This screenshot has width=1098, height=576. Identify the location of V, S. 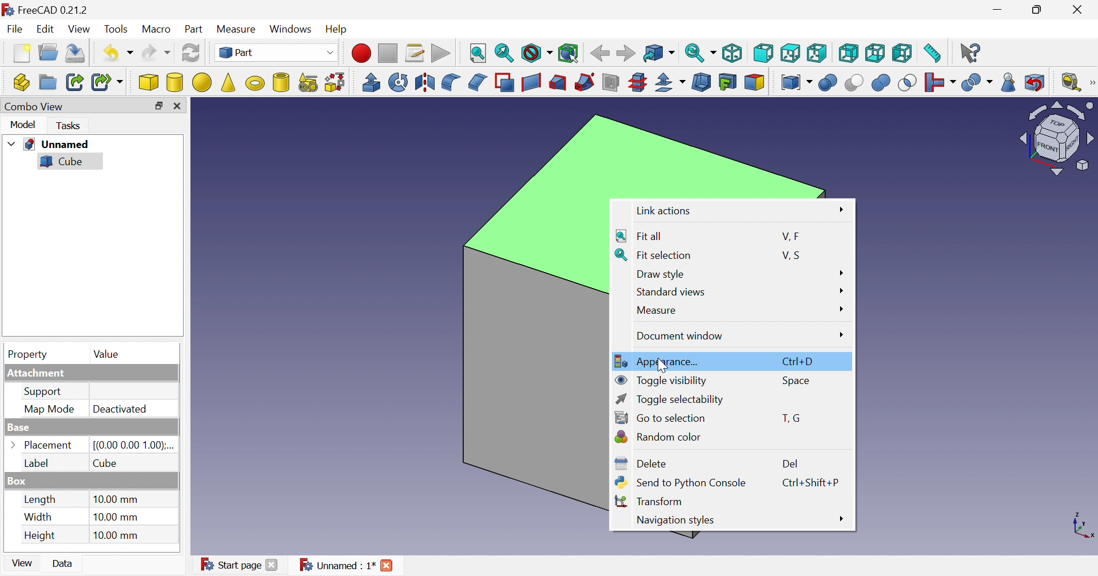
(794, 254).